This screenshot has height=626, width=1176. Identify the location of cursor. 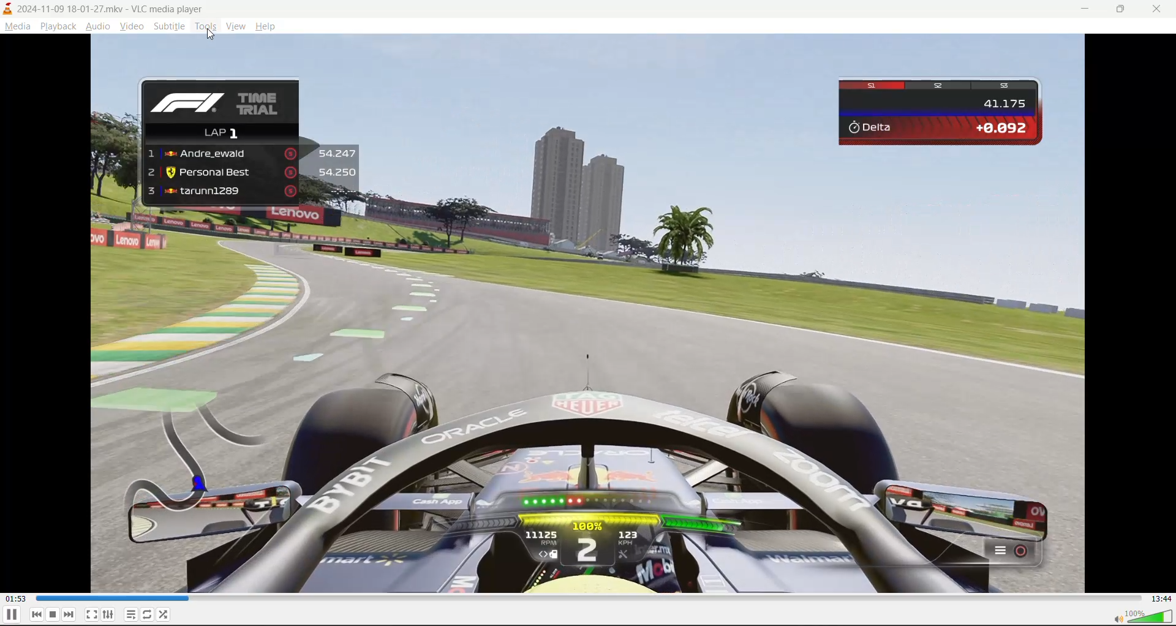
(211, 36).